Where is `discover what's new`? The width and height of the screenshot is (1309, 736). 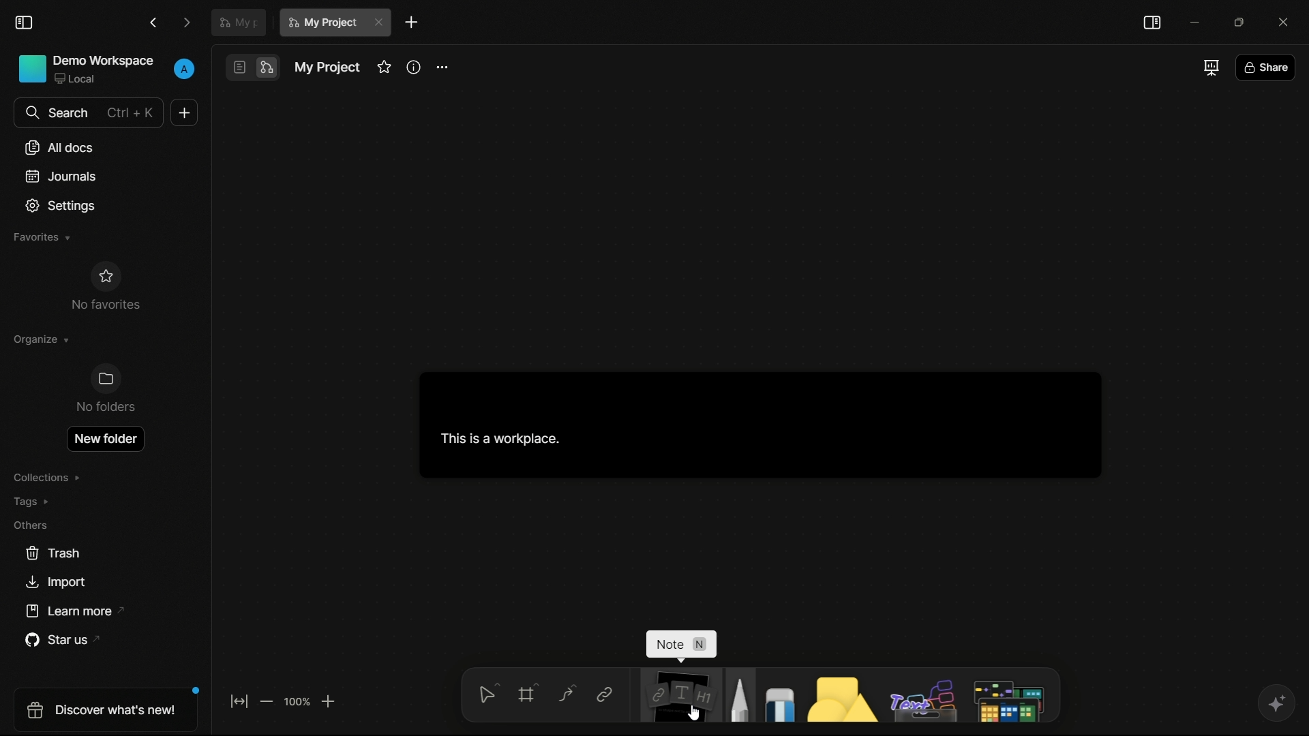
discover what's new is located at coordinates (103, 711).